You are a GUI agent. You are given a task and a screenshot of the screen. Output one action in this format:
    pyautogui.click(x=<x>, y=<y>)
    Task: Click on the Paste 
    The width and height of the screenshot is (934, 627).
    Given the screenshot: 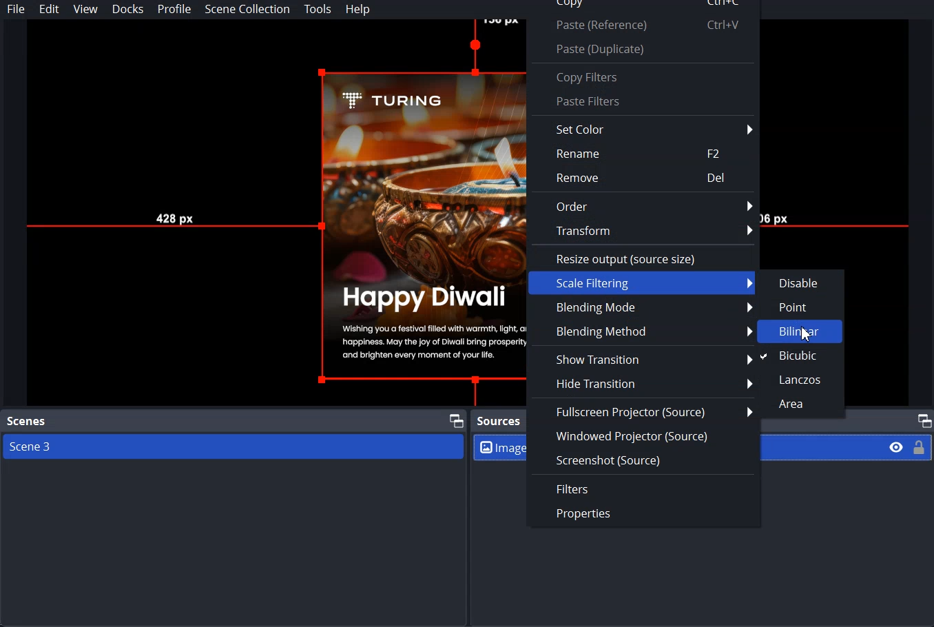 What is the action you would take?
    pyautogui.click(x=643, y=48)
    